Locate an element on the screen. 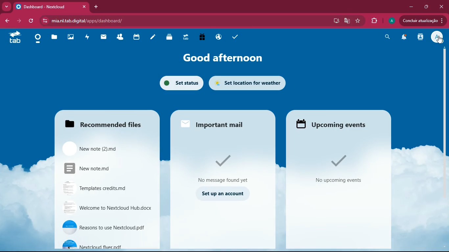  notifications is located at coordinates (405, 38).